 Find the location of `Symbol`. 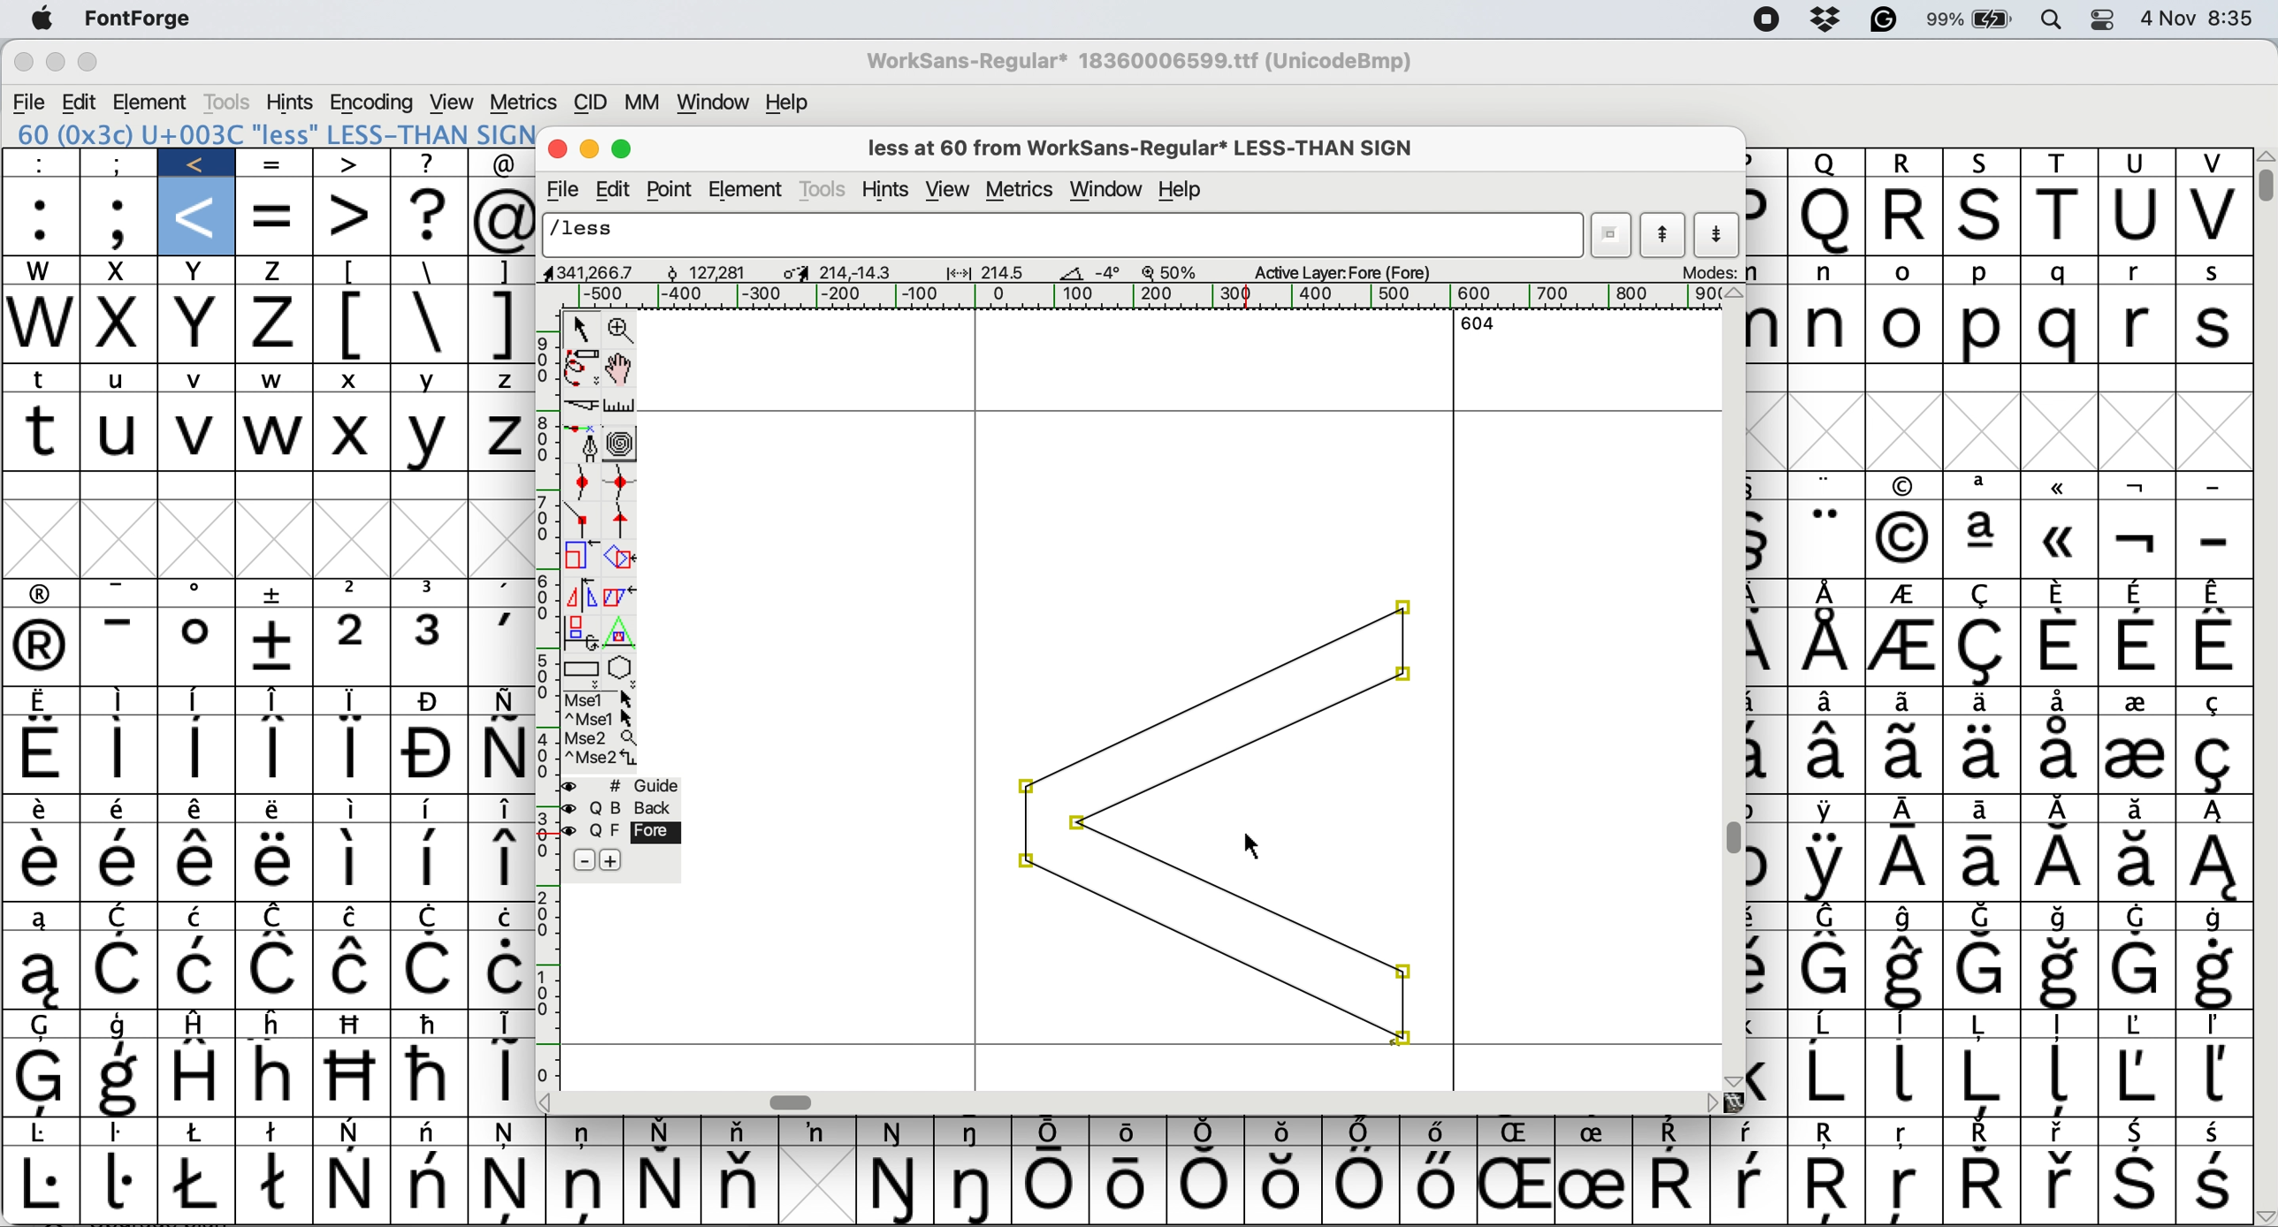

Symbol is located at coordinates (277, 1023).